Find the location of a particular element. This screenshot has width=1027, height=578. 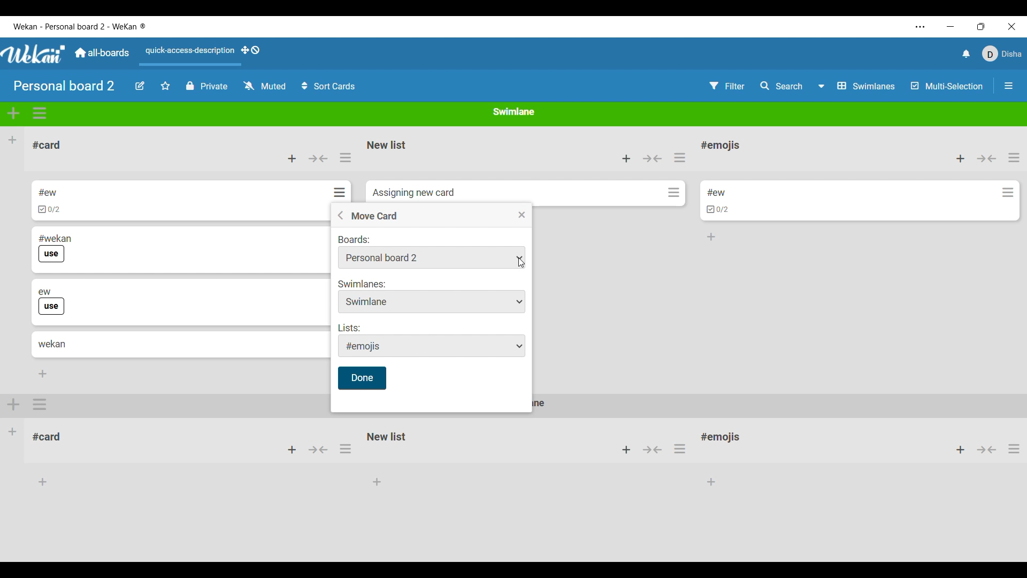

options is located at coordinates (41, 405).